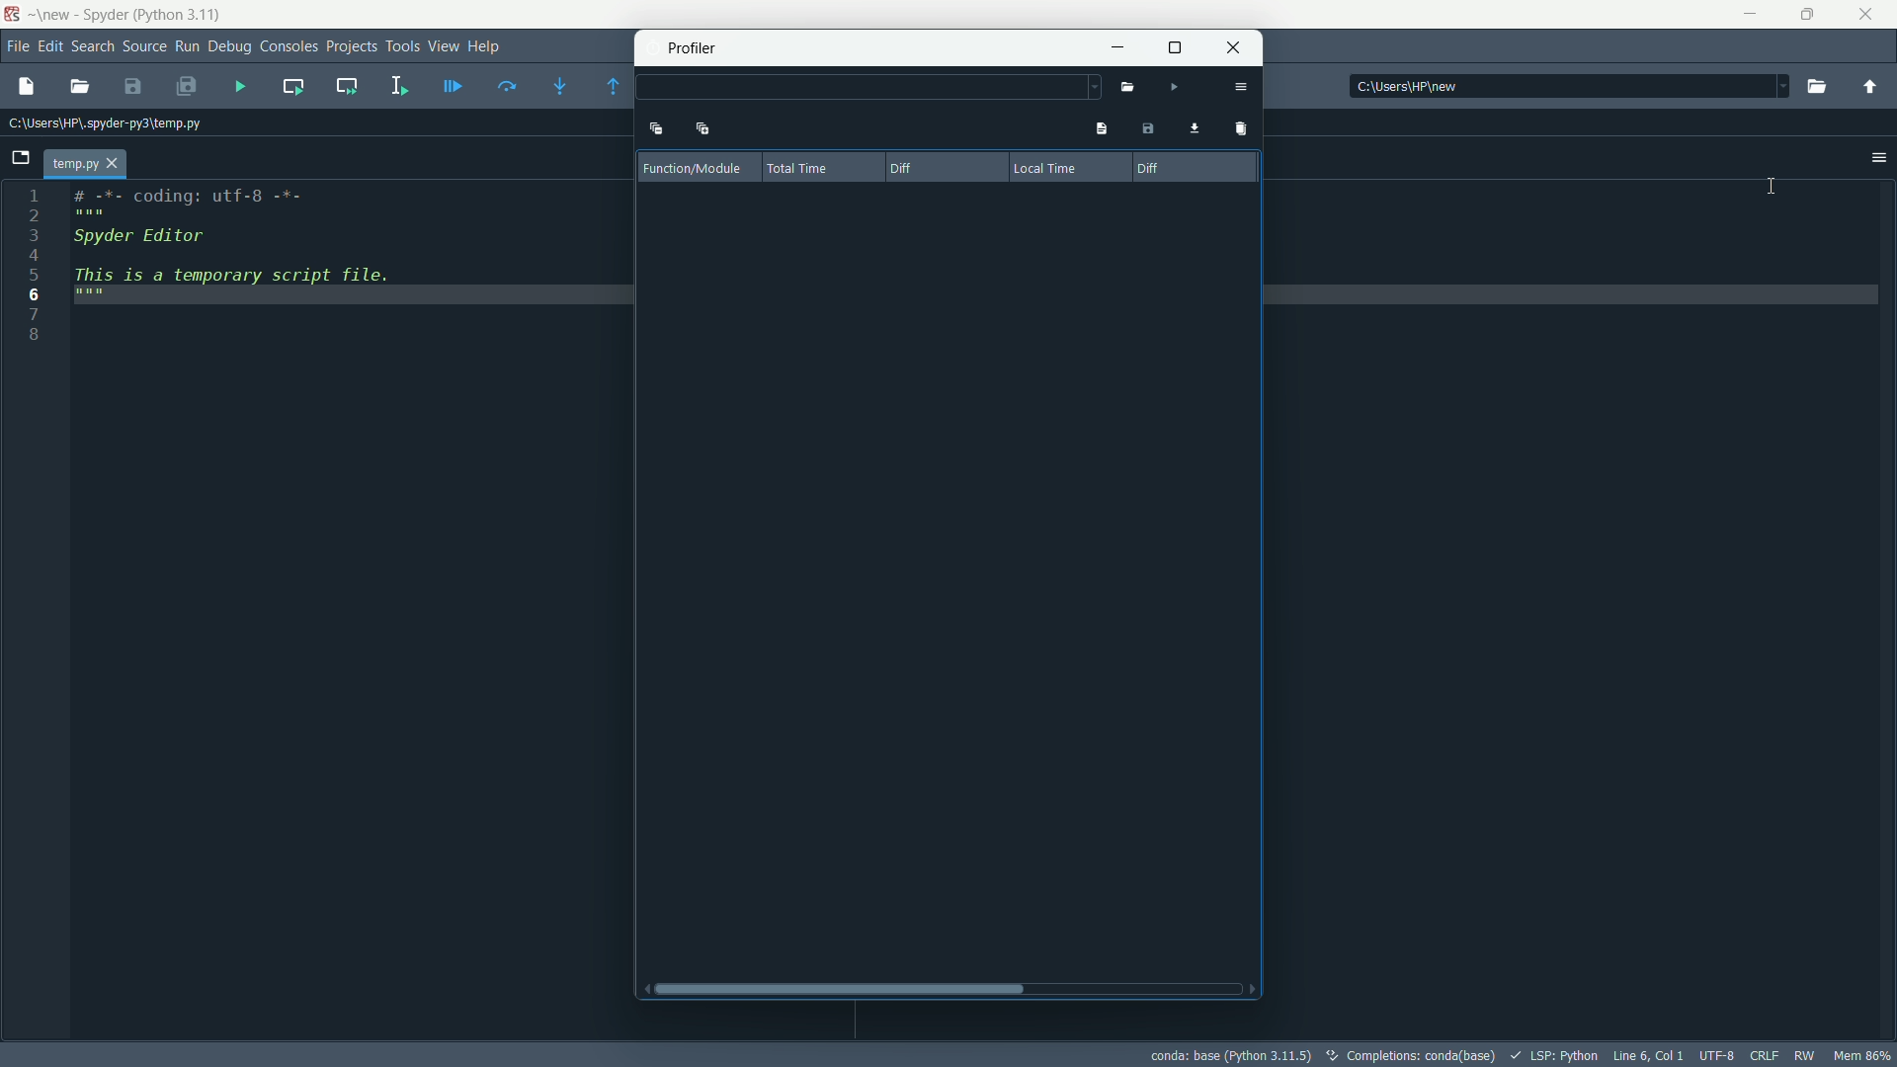 The image size is (1897, 1067). I want to click on edit menu, so click(49, 46).